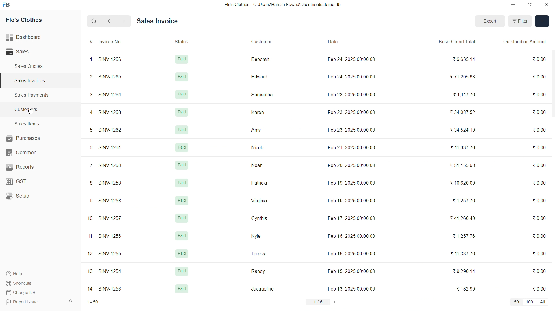  I want to click on Status, so click(180, 40).